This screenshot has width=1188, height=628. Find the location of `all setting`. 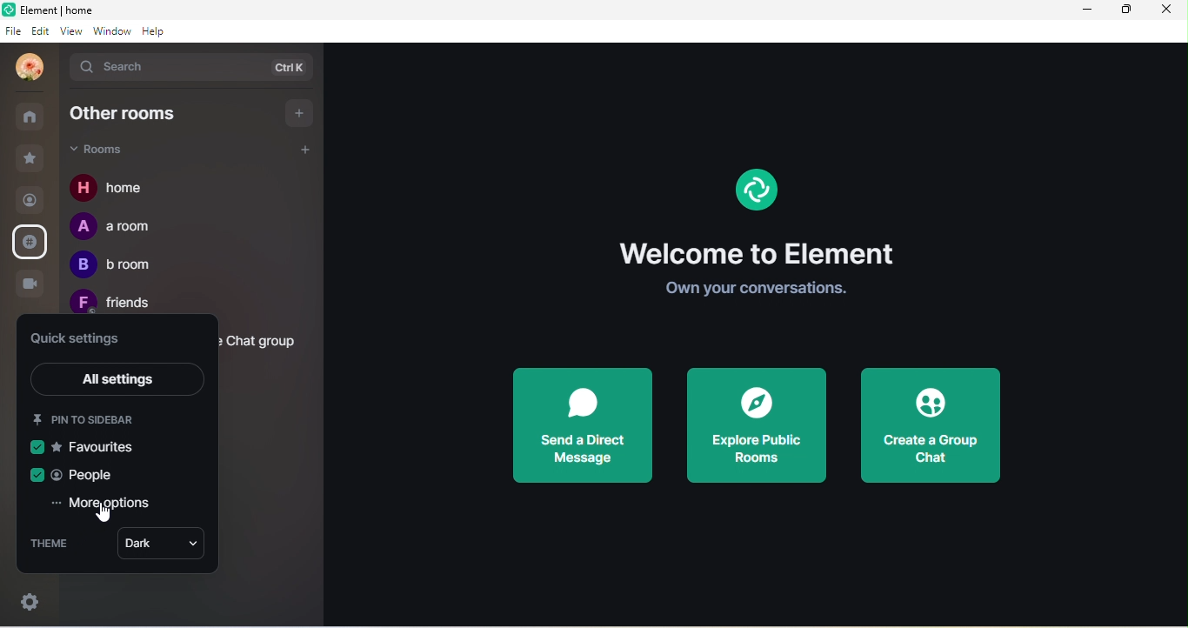

all setting is located at coordinates (119, 379).